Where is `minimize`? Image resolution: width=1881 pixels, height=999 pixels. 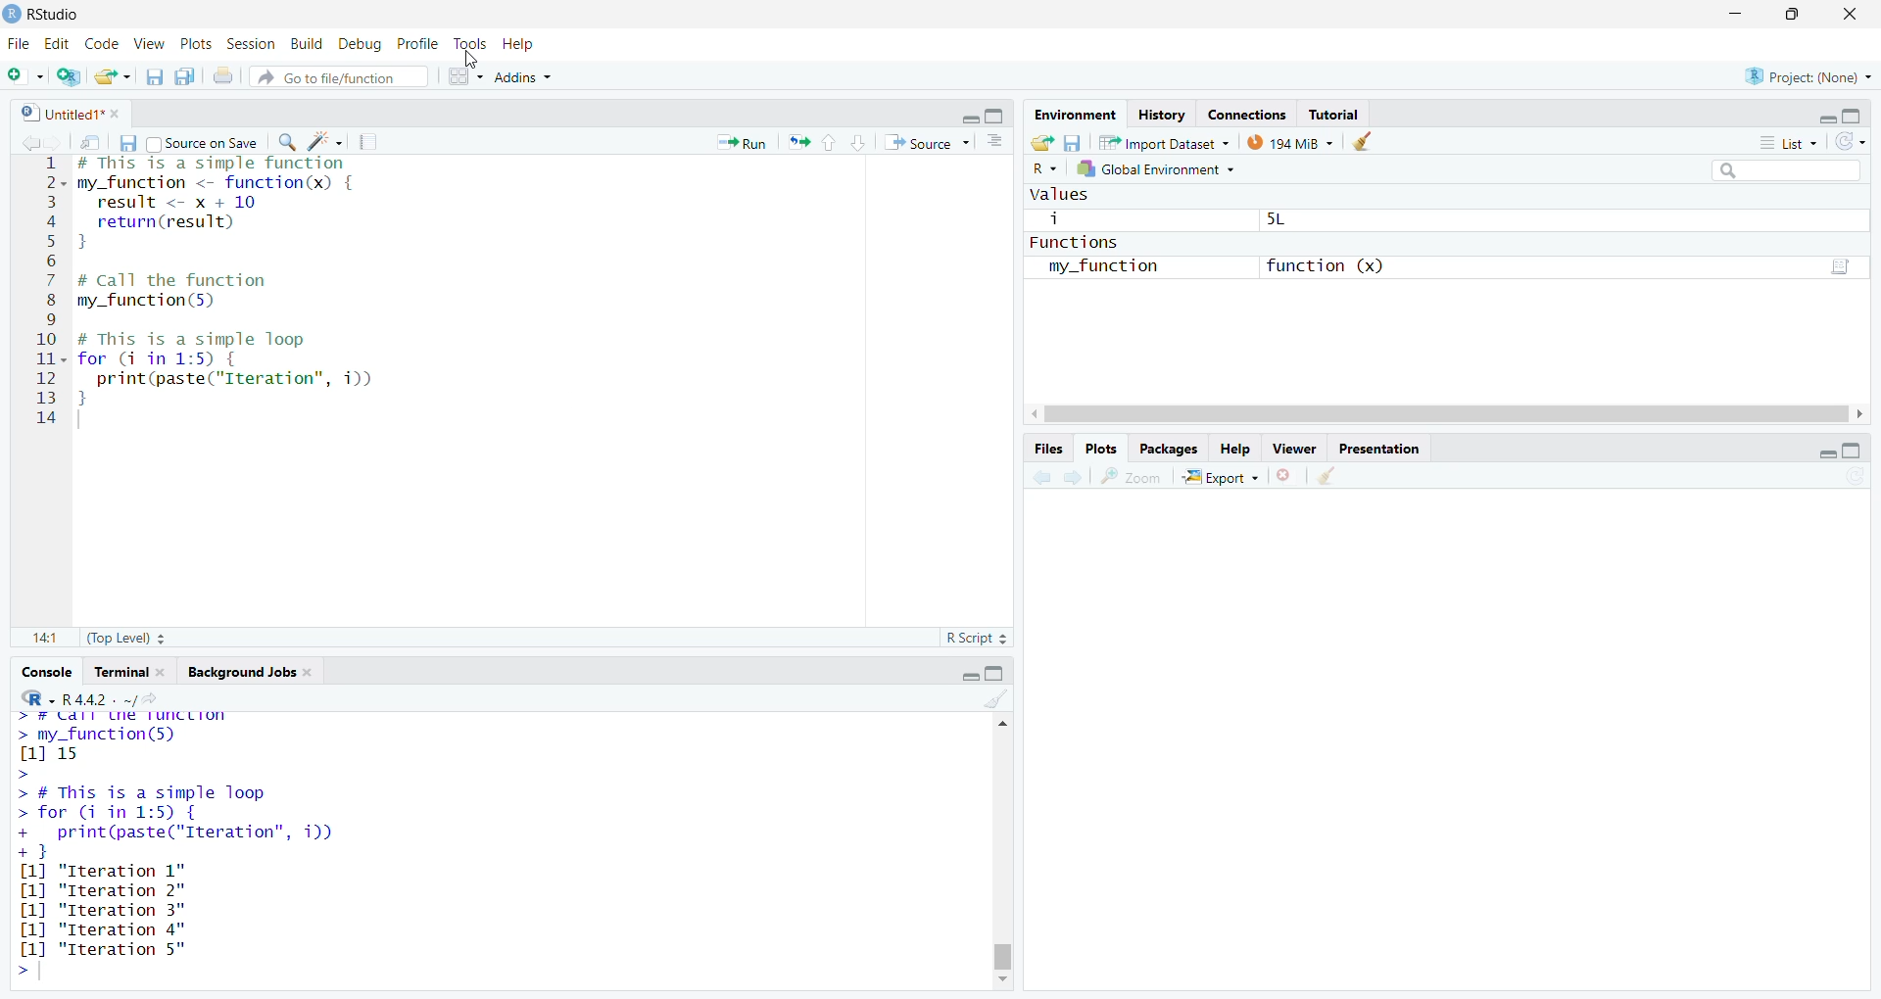
minimize is located at coordinates (966, 673).